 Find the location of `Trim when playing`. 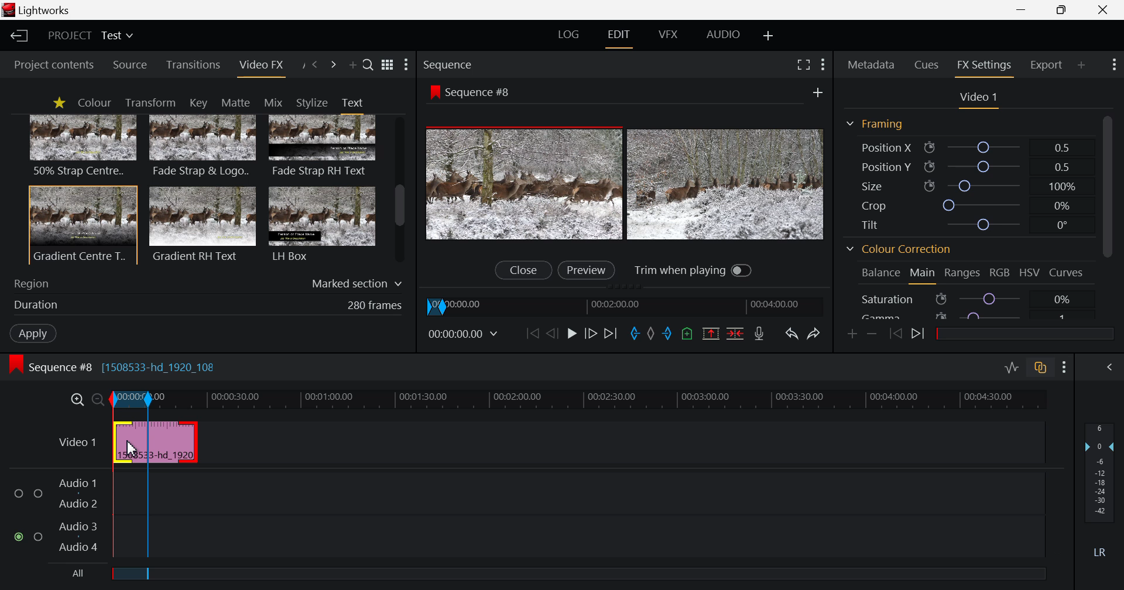

Trim when playing is located at coordinates (694, 270).